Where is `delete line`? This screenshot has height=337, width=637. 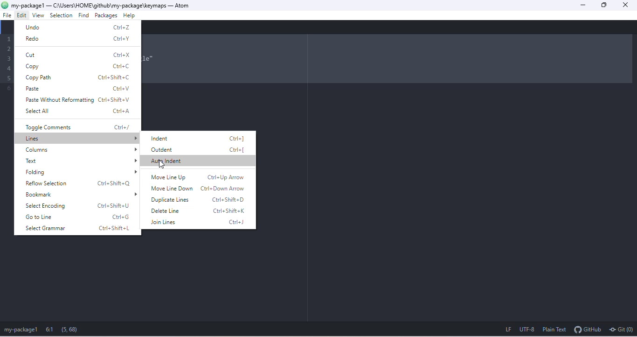 delete line is located at coordinates (200, 211).